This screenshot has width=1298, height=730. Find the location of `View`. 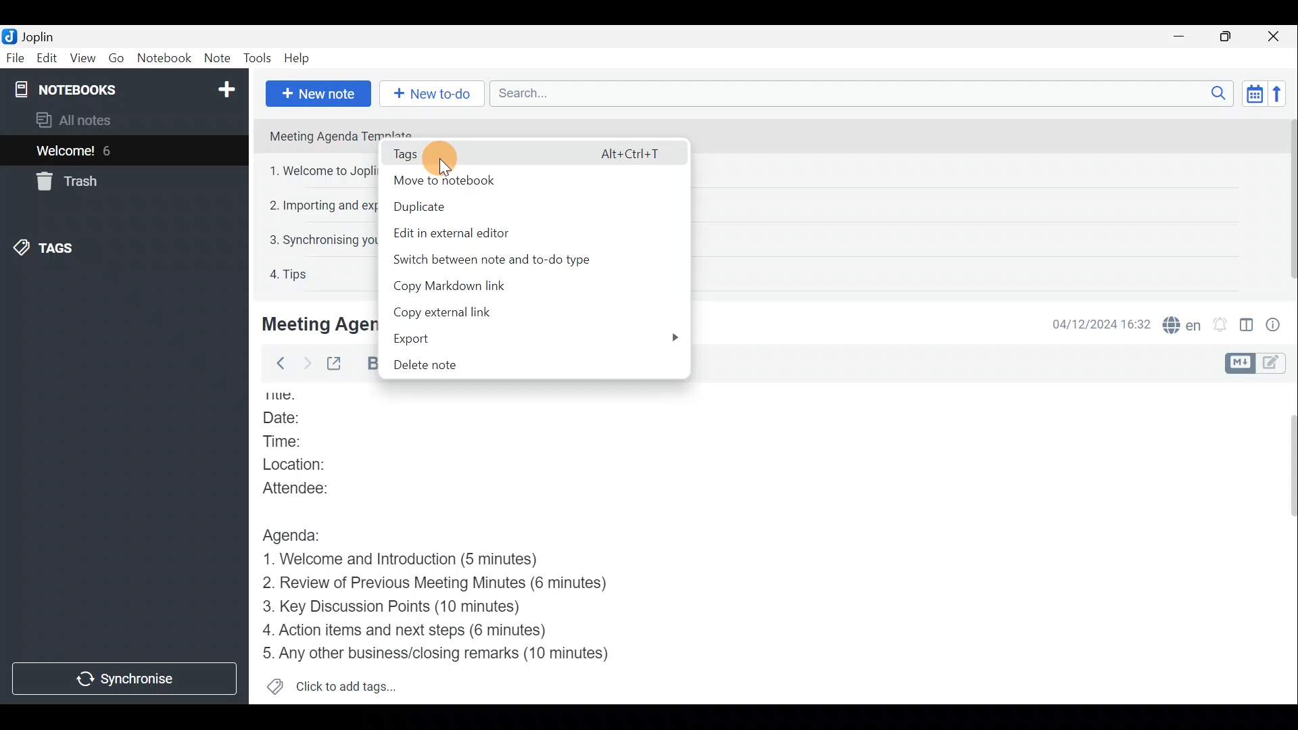

View is located at coordinates (80, 59).